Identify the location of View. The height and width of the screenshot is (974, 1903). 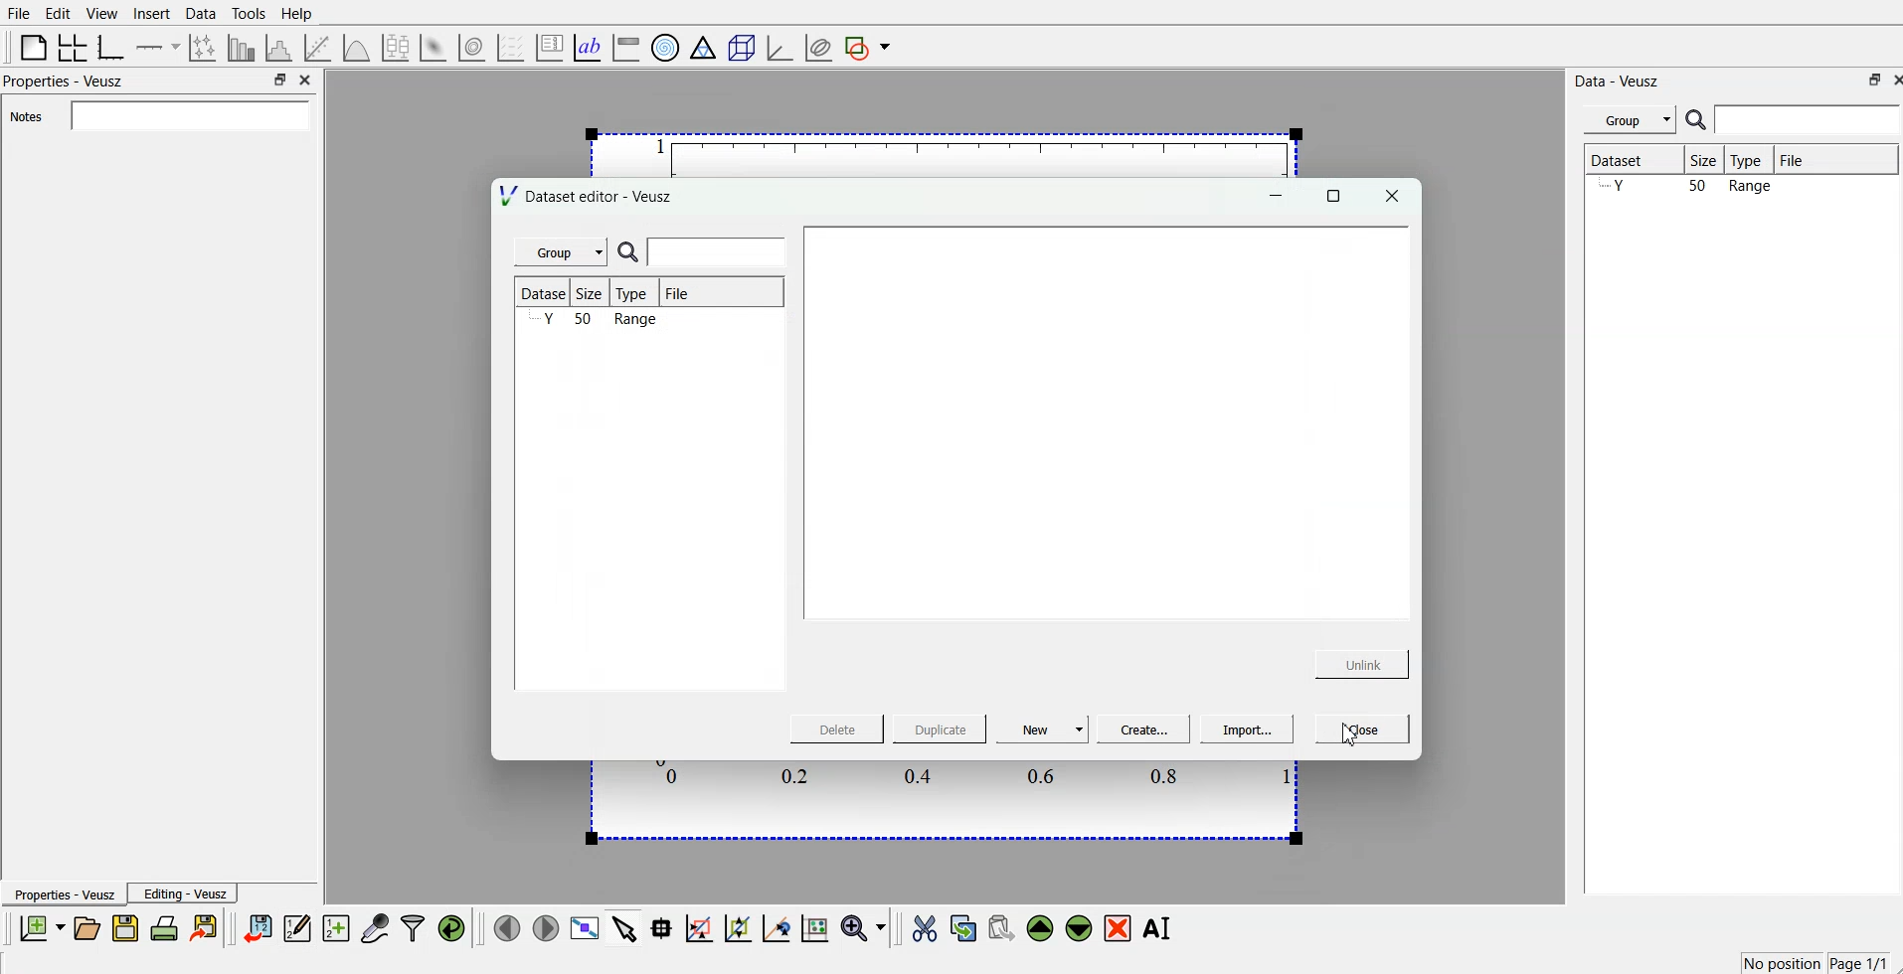
(102, 13).